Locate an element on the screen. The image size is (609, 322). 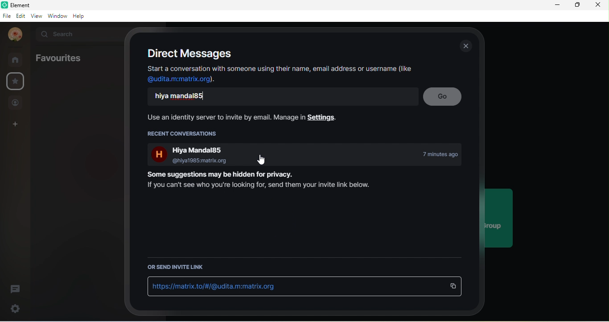
hiya mandal85 is located at coordinates (189, 96).